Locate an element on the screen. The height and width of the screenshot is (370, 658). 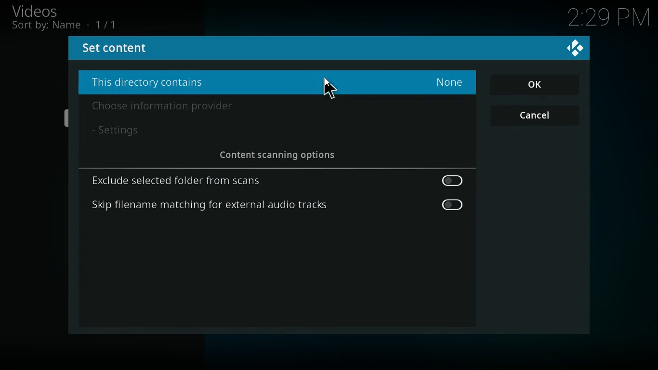
set content is located at coordinates (120, 47).